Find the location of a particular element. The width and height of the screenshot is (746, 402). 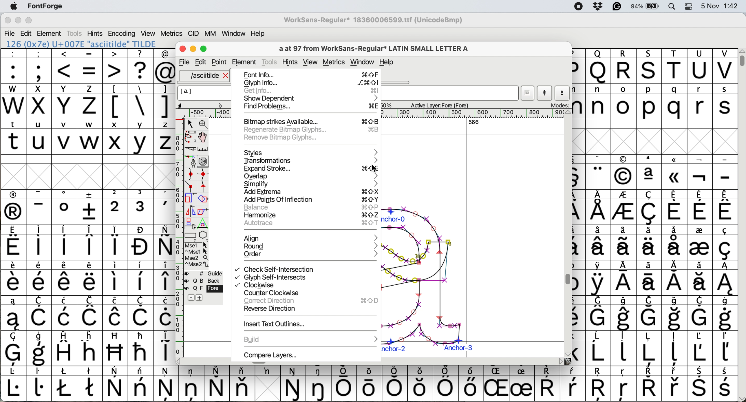

asciitilde is located at coordinates (208, 76).